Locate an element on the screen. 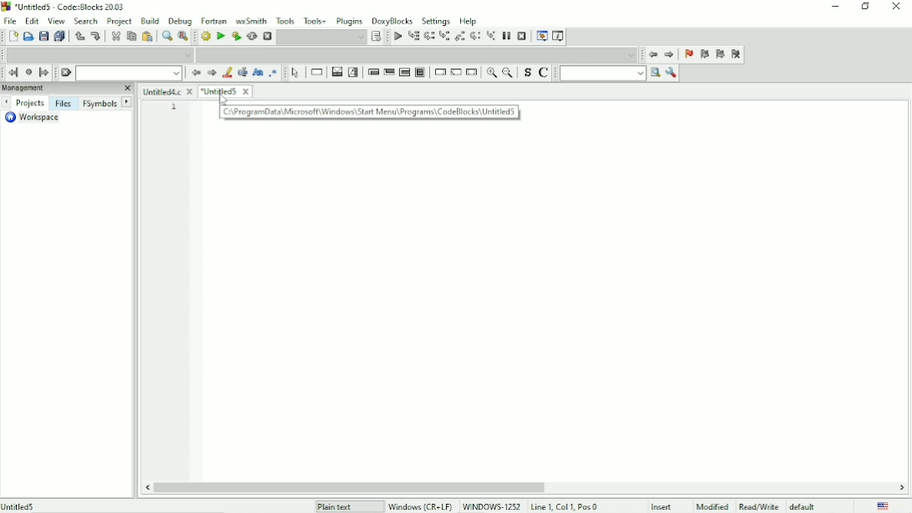 This screenshot has width=912, height=513. Decision is located at coordinates (337, 73).